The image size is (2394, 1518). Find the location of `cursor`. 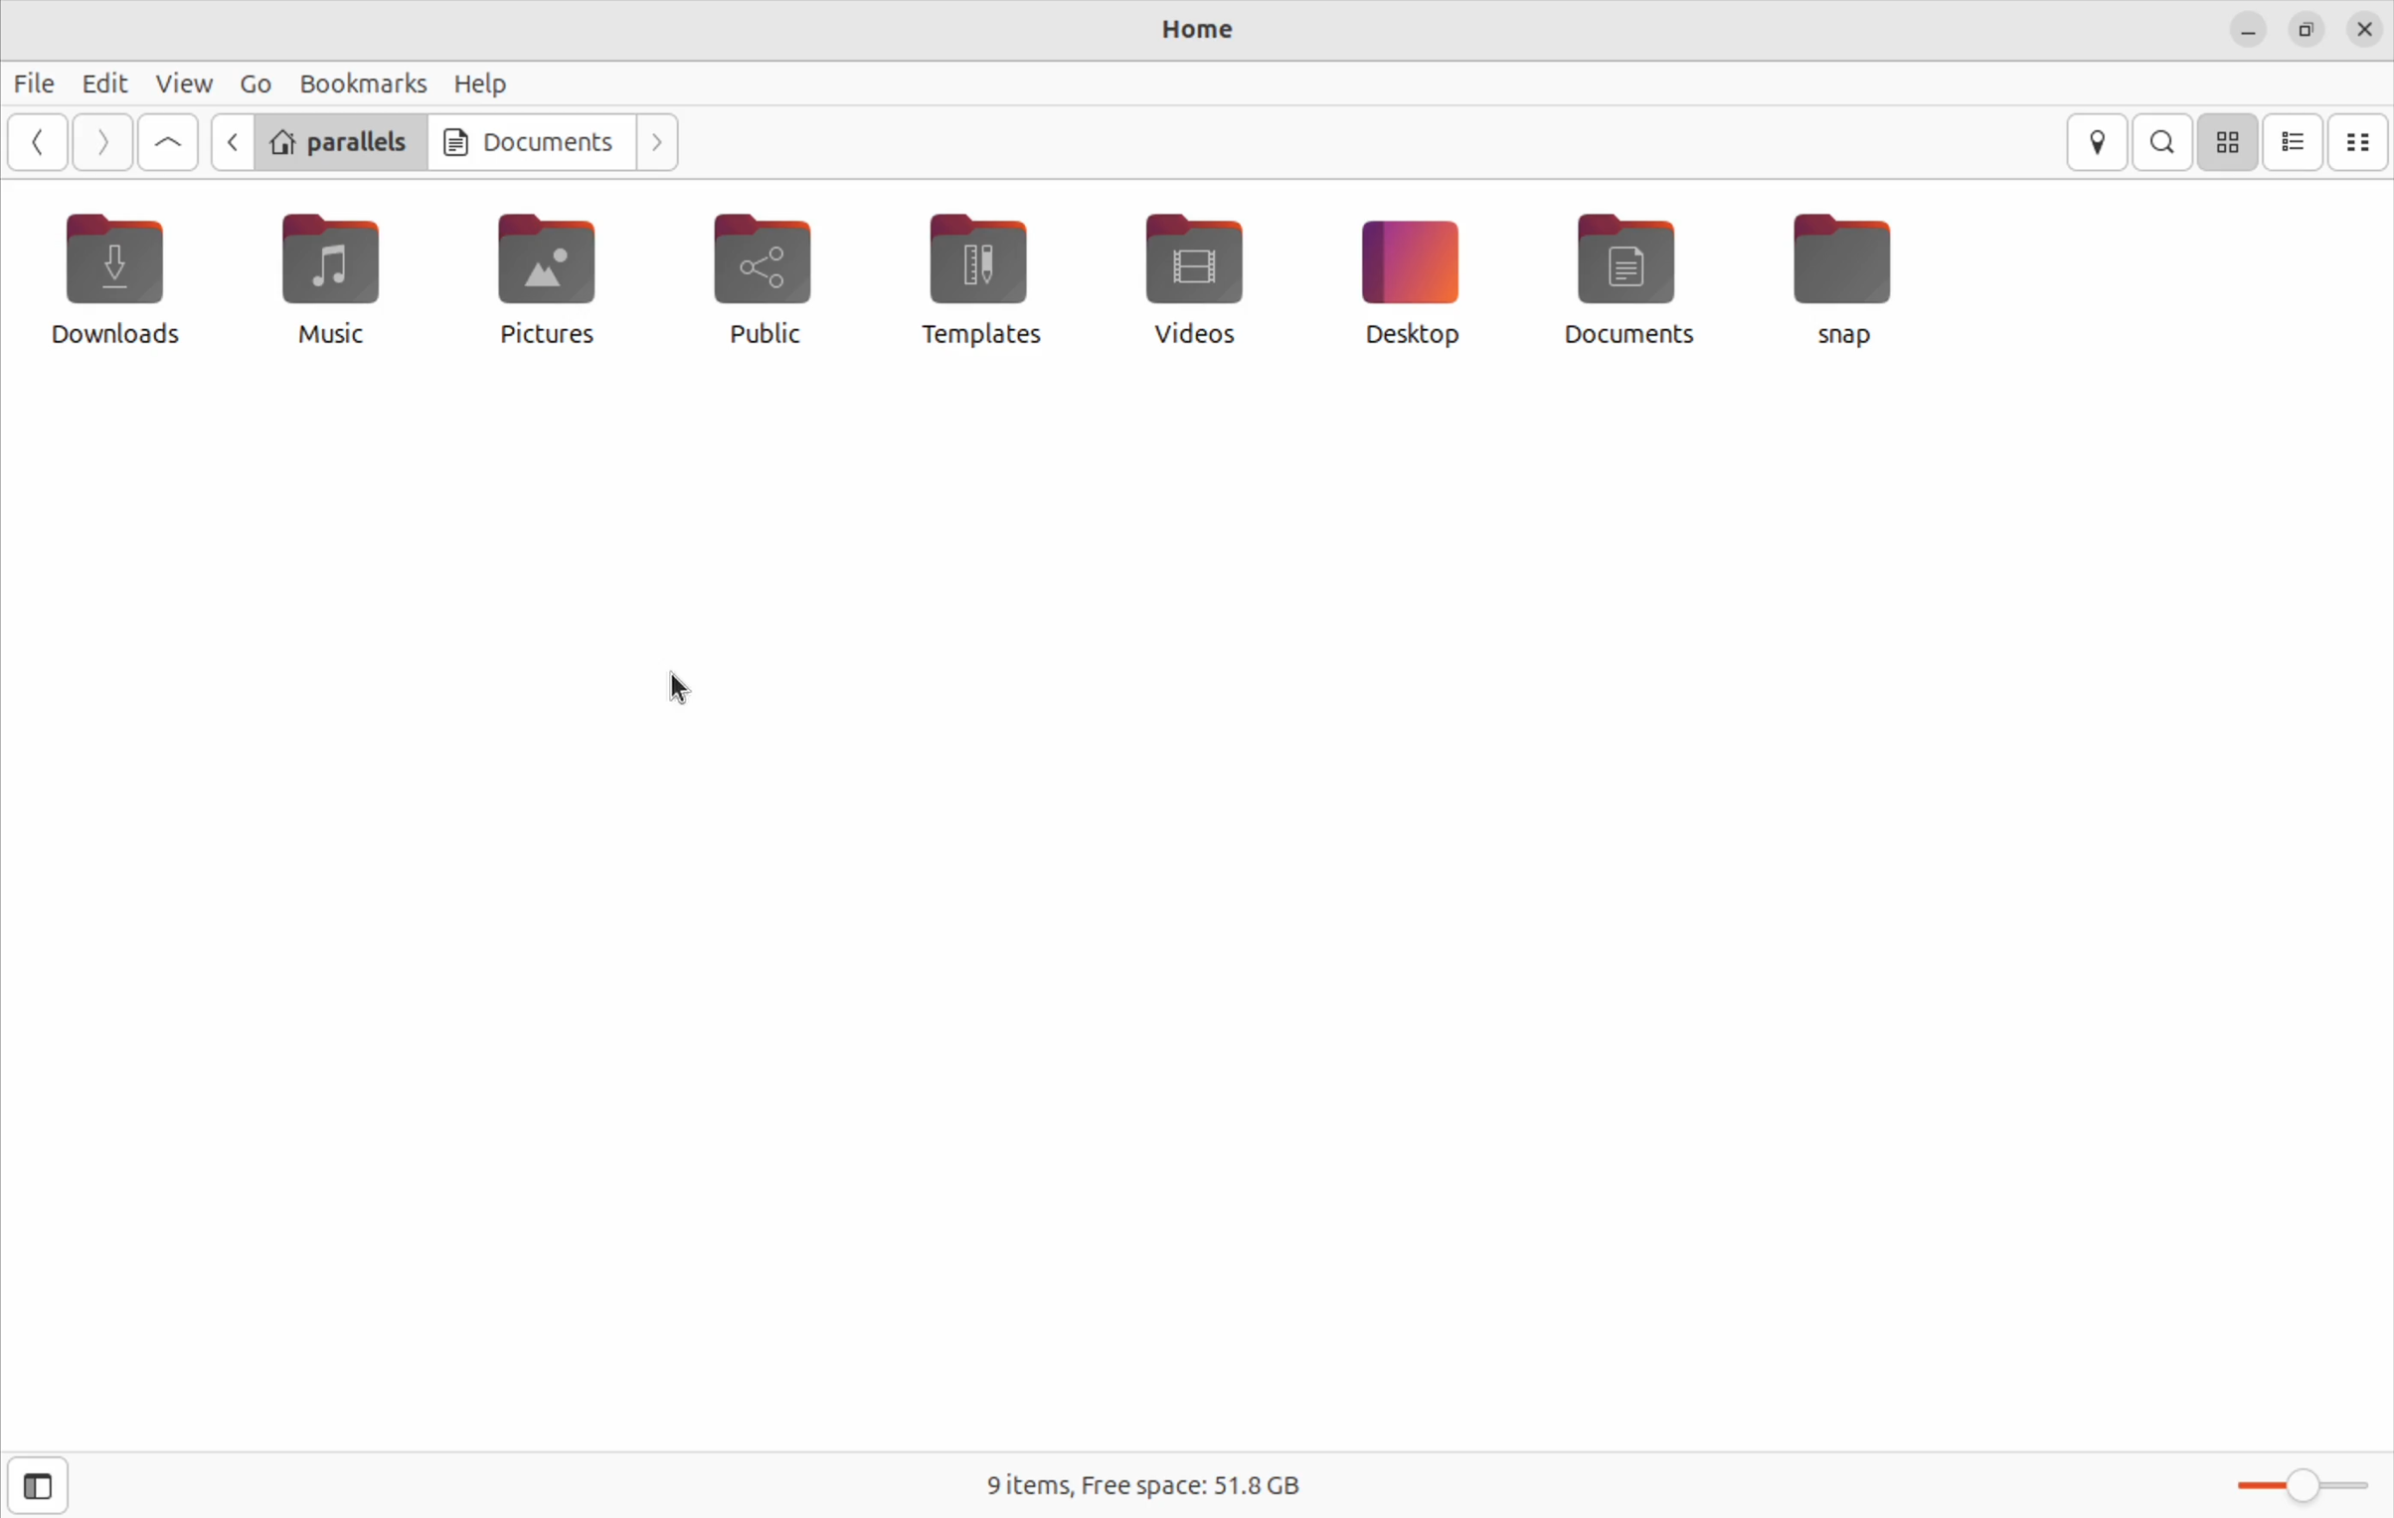

cursor is located at coordinates (686, 692).